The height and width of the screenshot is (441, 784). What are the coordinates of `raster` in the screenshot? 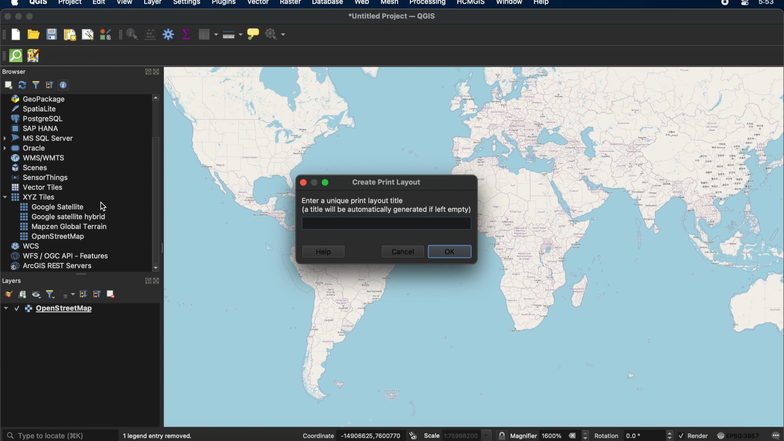 It's located at (290, 3).